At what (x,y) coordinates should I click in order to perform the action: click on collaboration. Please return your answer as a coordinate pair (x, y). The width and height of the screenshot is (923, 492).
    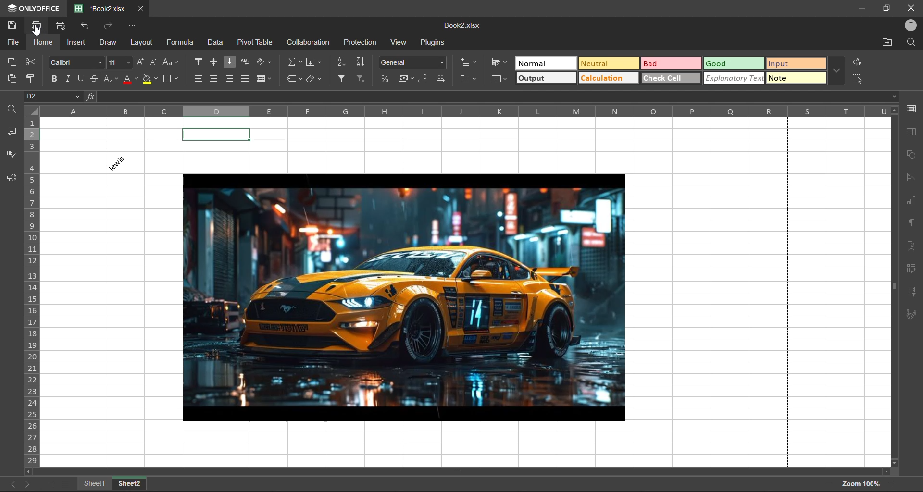
    Looking at the image, I should click on (308, 43).